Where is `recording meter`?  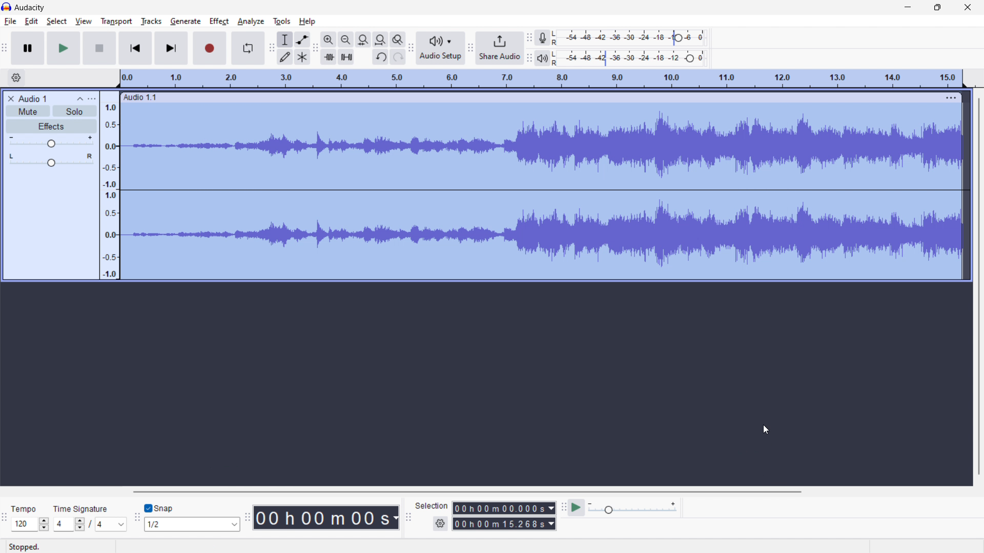 recording meter is located at coordinates (545, 37).